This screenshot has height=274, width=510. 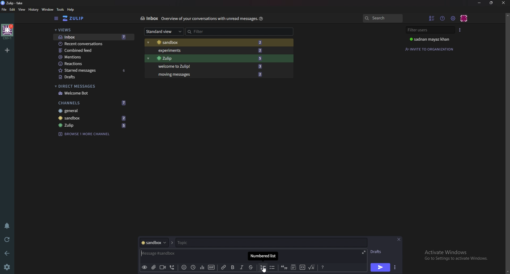 I want to click on Tool tip, so click(x=264, y=256).